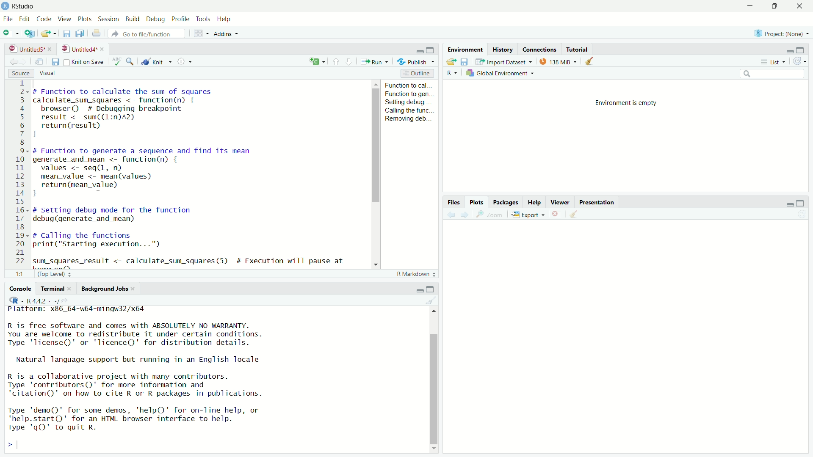 This screenshot has width=813, height=457. What do you see at coordinates (502, 74) in the screenshot?
I see `global environment` at bounding box center [502, 74].